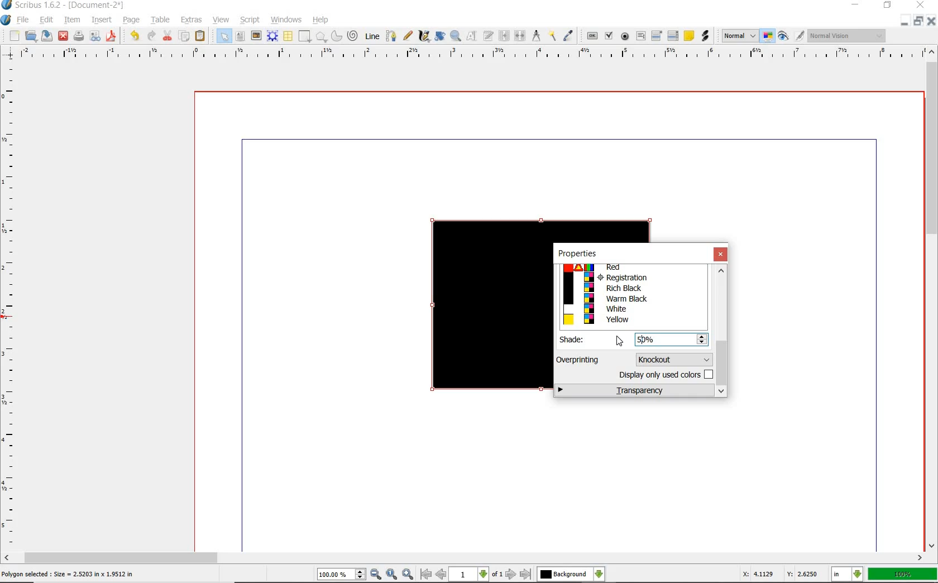 The width and height of the screenshot is (938, 583). Describe the element at coordinates (321, 36) in the screenshot. I see `polygon` at that location.